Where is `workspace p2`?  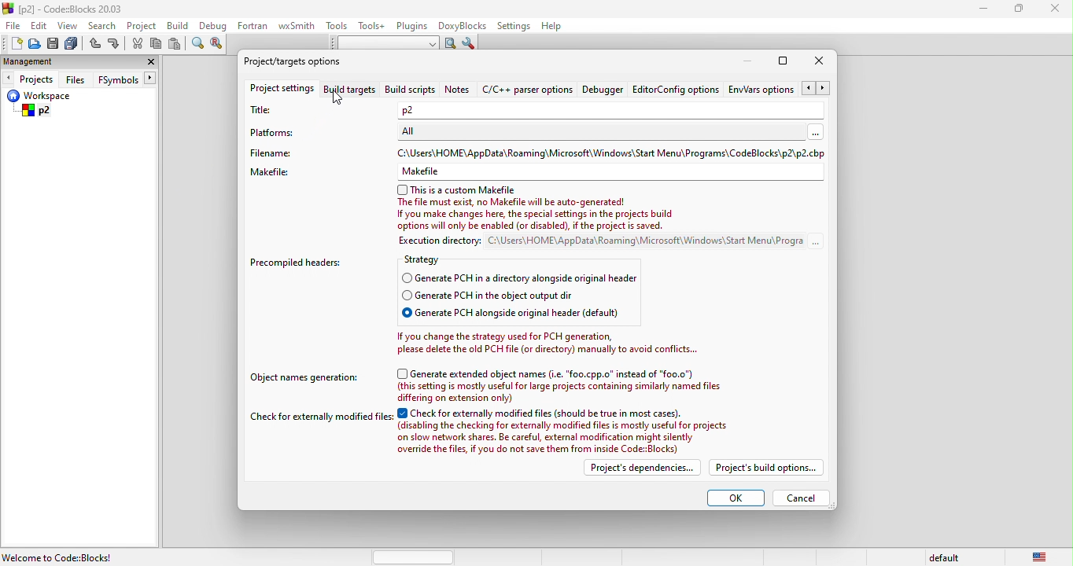 workspace p2 is located at coordinates (63, 105).